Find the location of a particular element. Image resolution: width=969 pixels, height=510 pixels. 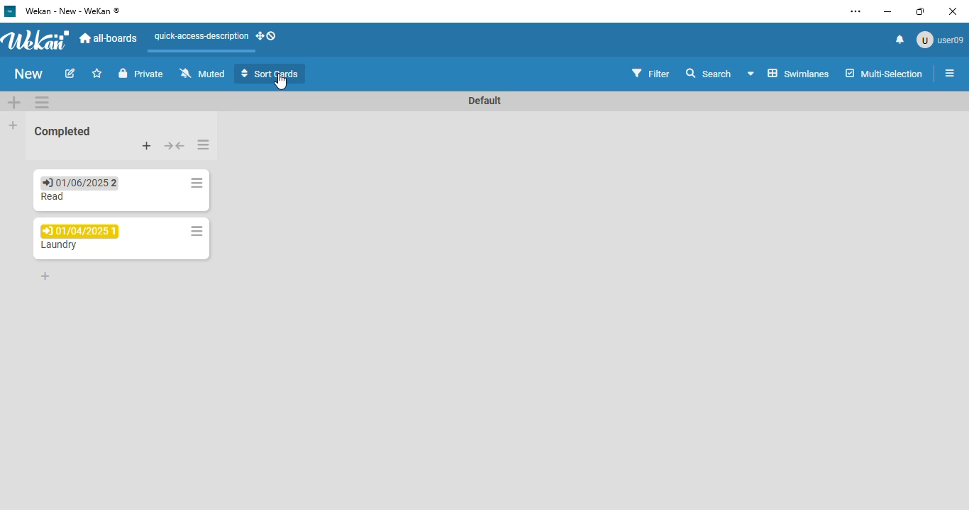

list actions is located at coordinates (195, 183).